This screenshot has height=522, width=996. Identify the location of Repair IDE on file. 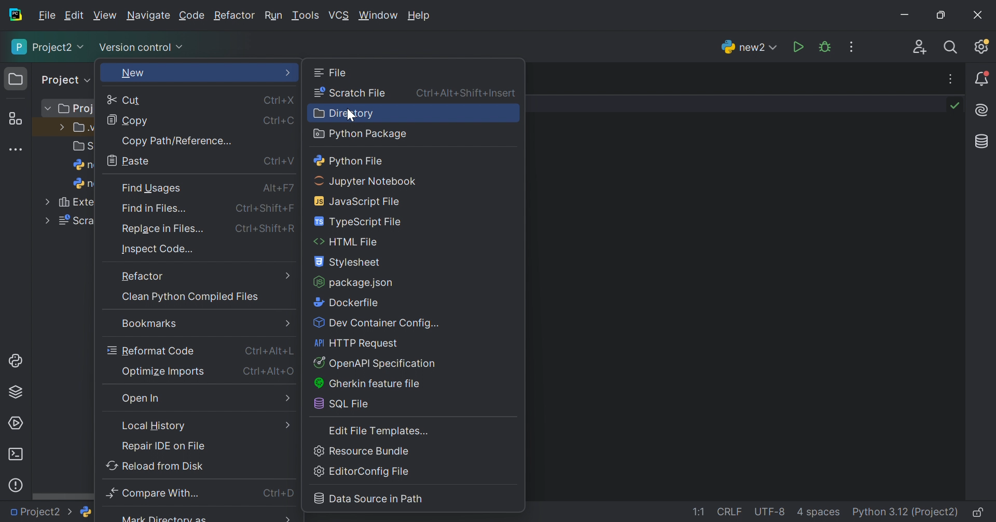
(164, 446).